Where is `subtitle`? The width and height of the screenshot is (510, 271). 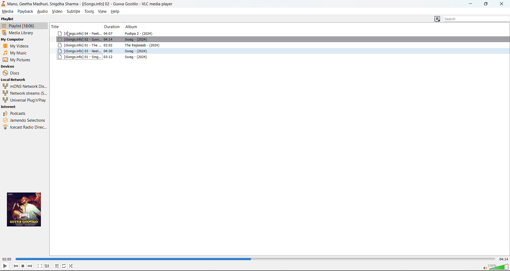
subtitle is located at coordinates (73, 11).